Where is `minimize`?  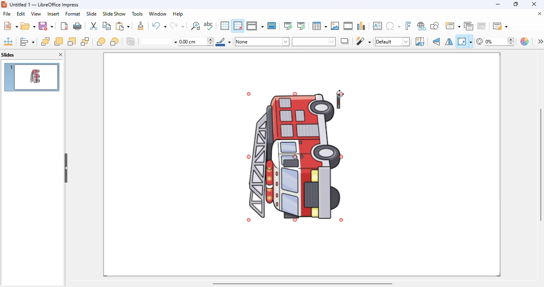 minimize is located at coordinates (498, 4).